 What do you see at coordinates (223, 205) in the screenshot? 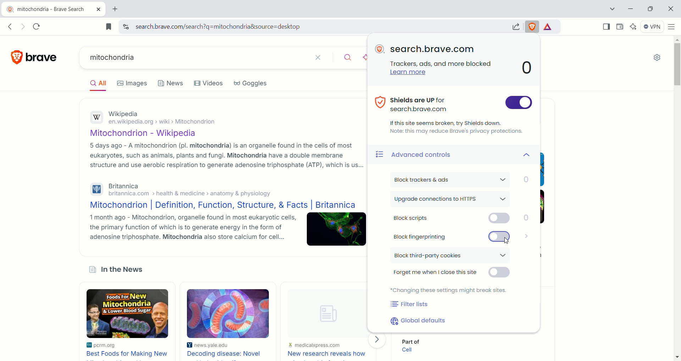
I see `Mitochondrion | Definition, Structure, & Facts | Britannica` at bounding box center [223, 205].